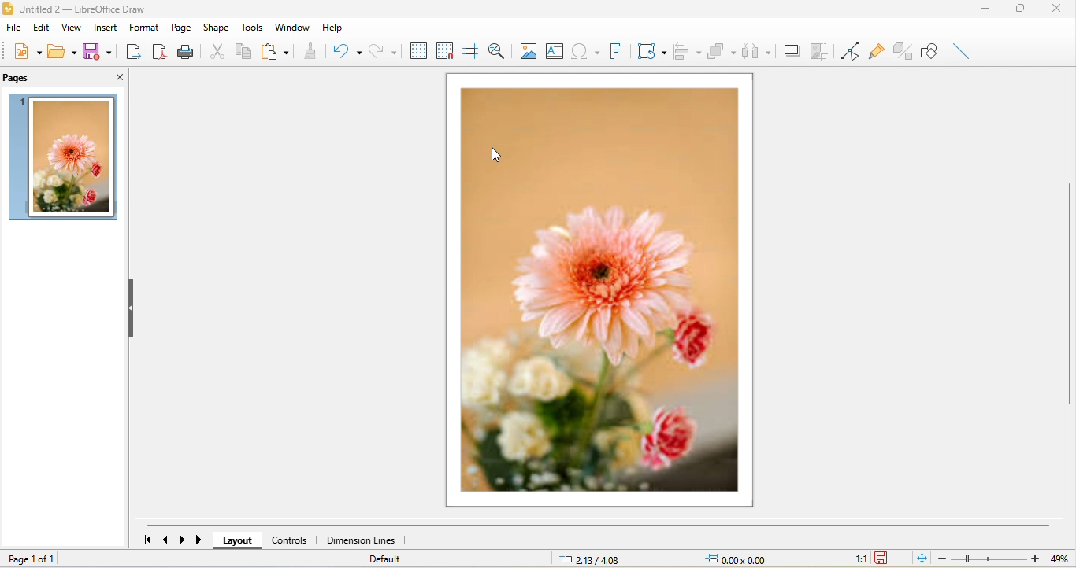 The height and width of the screenshot is (568, 1076). I want to click on next page, so click(180, 540).